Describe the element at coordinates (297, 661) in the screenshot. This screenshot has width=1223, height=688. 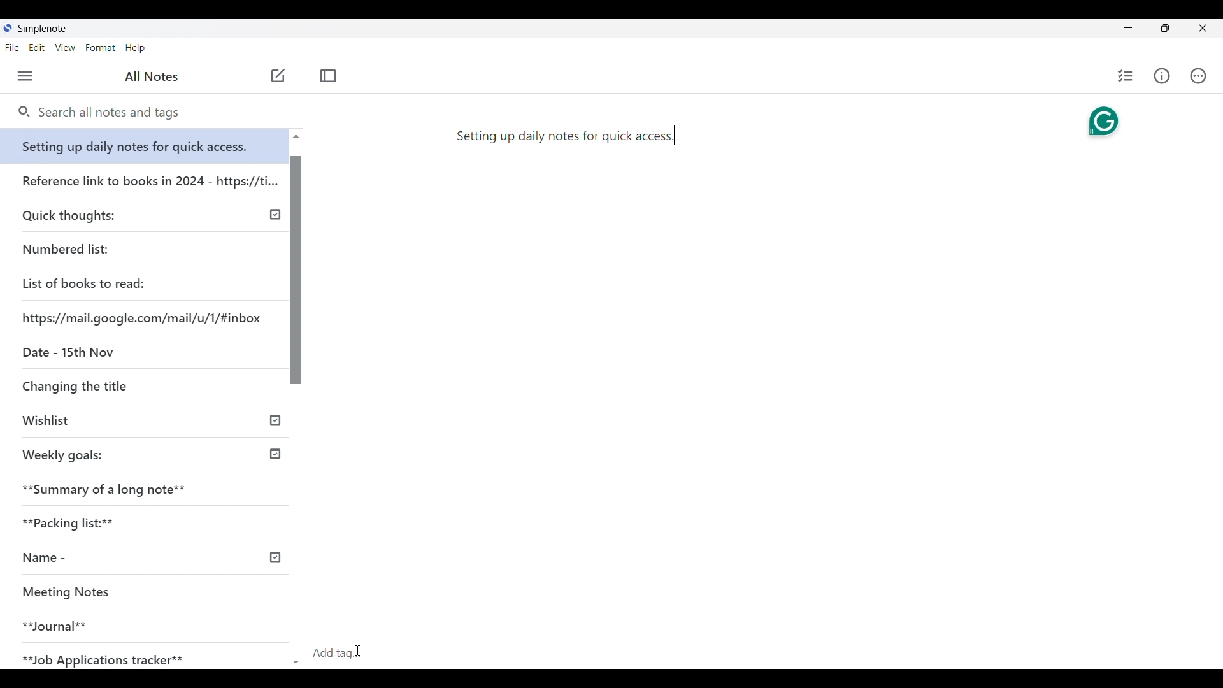
I see `Quick slide to back` at that location.